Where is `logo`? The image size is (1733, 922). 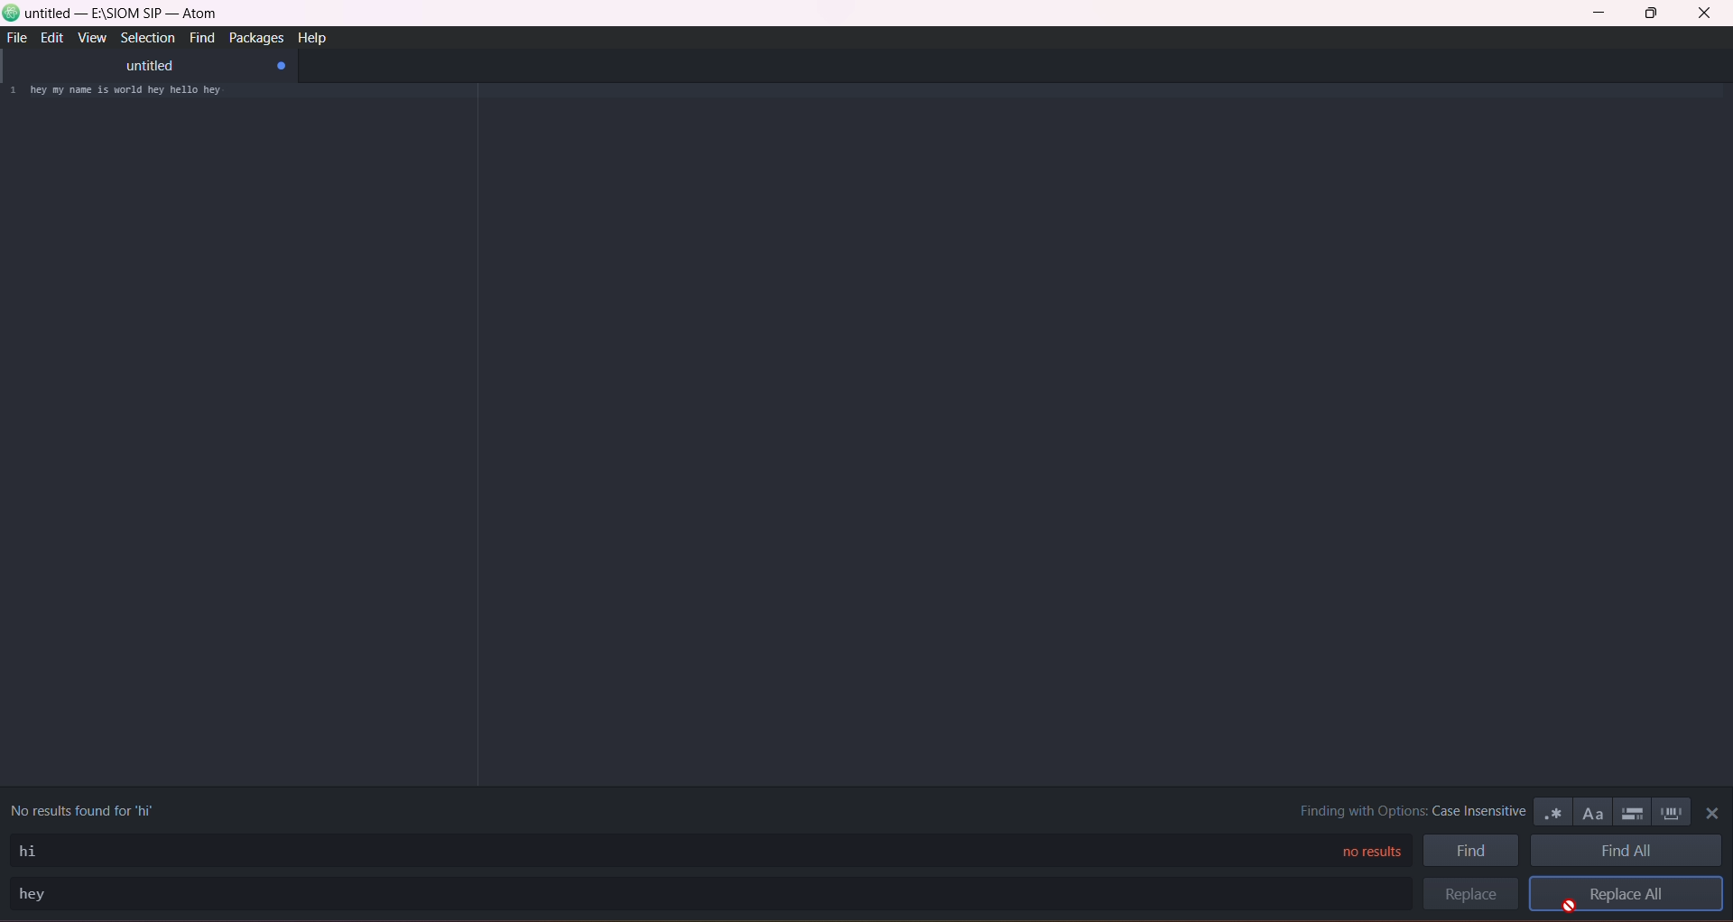 logo is located at coordinates (12, 15).